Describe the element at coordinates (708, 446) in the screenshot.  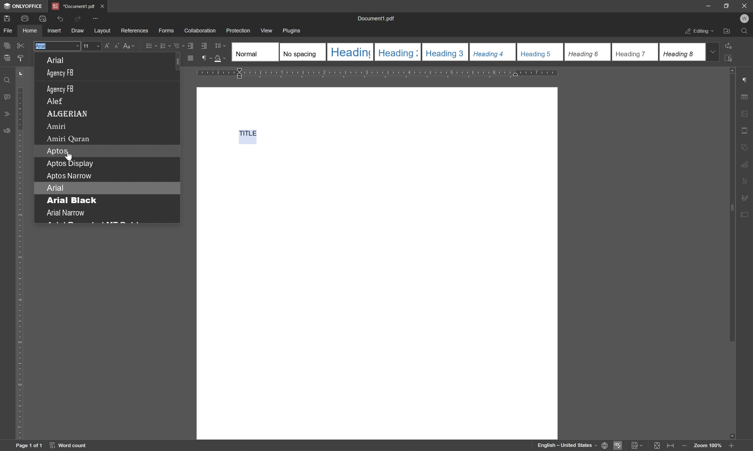
I see `Zoom 100%` at that location.